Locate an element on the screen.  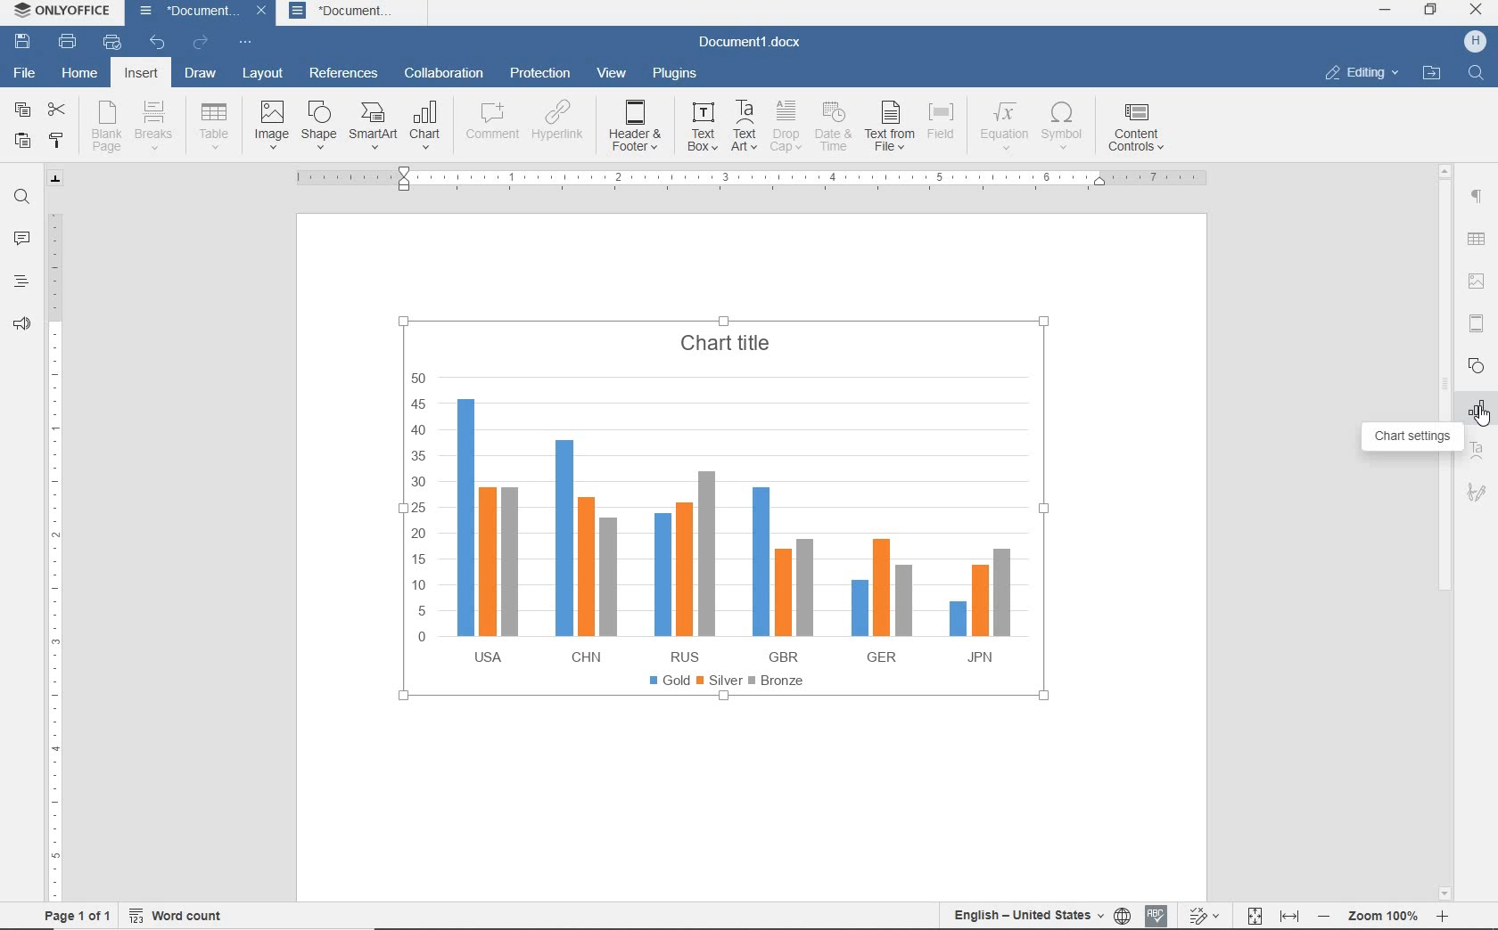
comments is located at coordinates (22, 241).